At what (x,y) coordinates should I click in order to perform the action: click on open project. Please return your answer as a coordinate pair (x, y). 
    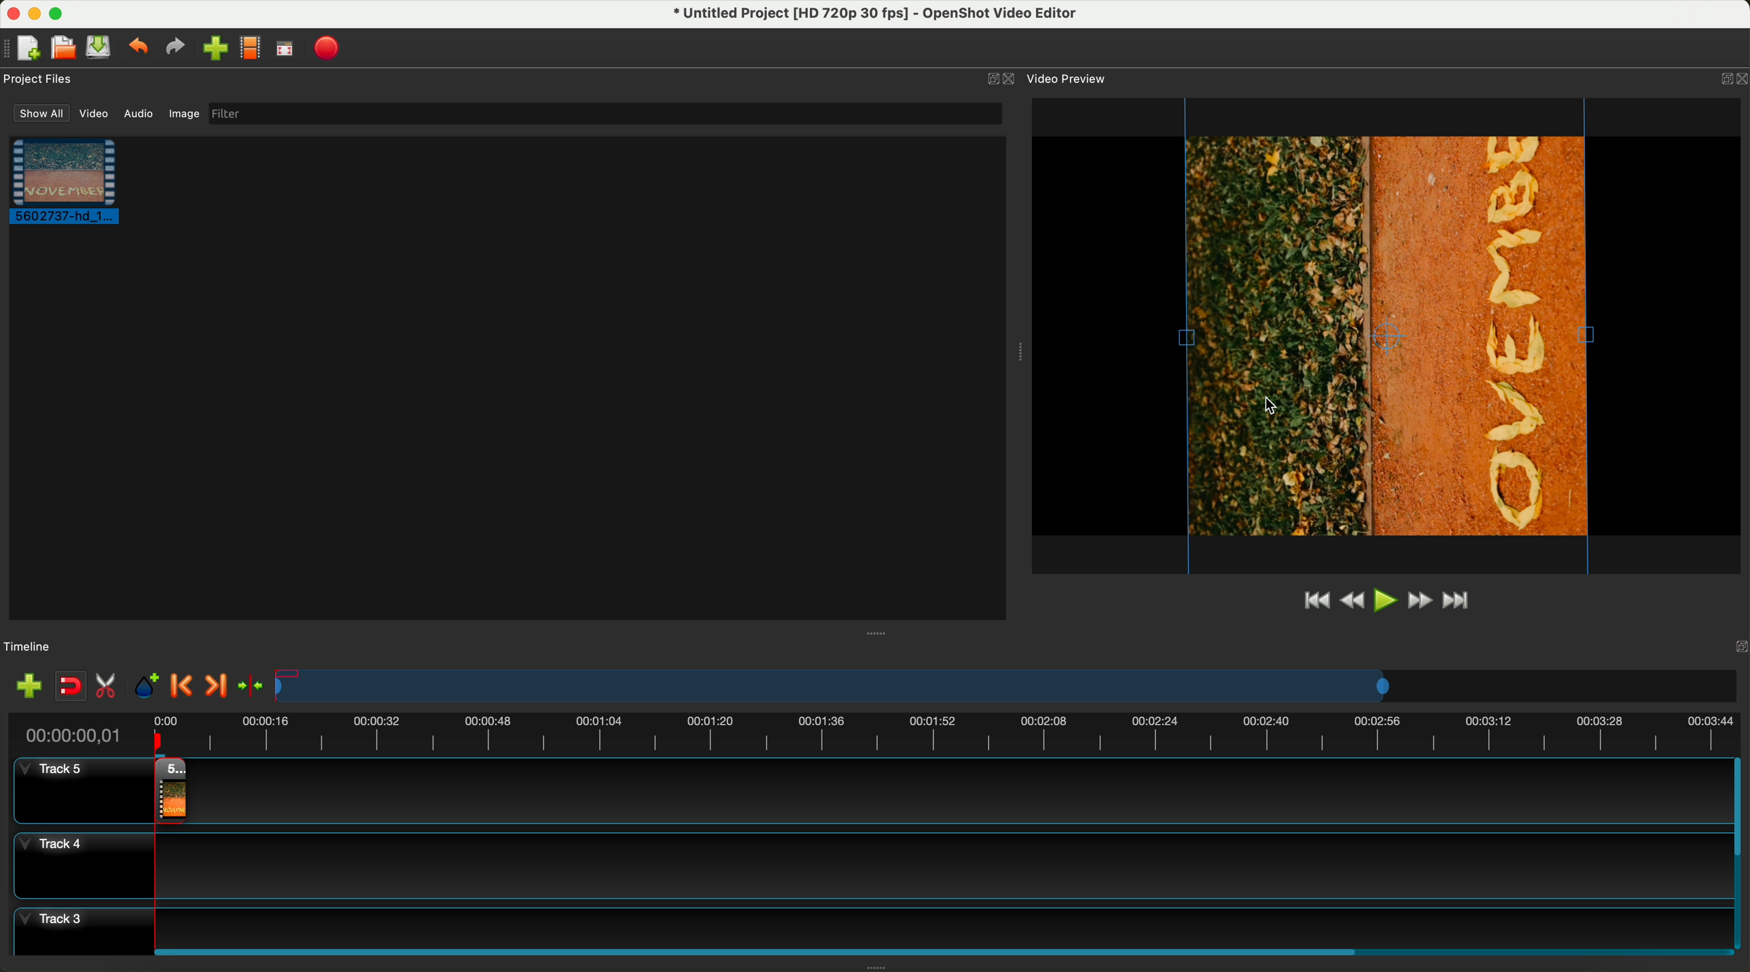
    Looking at the image, I should click on (62, 45).